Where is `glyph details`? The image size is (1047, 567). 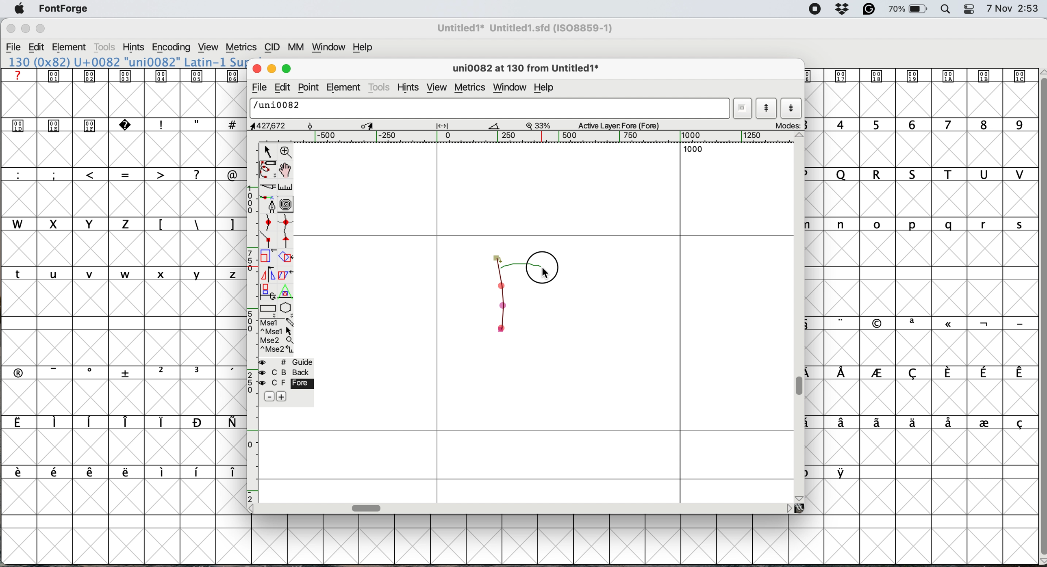 glyph details is located at coordinates (377, 126).